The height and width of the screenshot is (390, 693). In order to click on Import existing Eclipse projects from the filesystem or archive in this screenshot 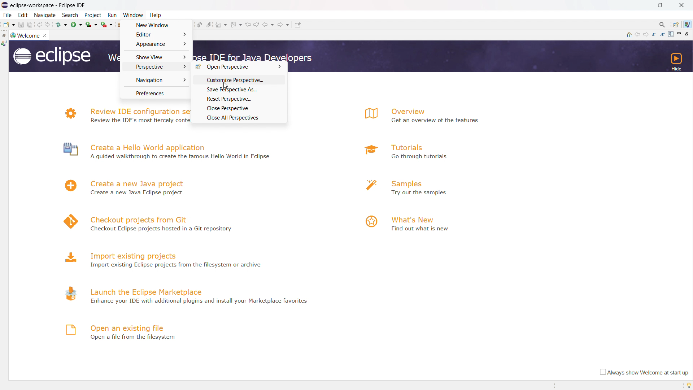, I will do `click(180, 264)`.